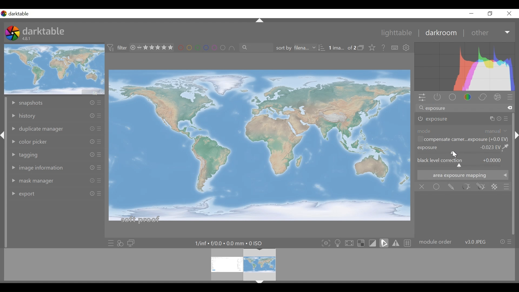 The width and height of the screenshot is (519, 292). I want to click on define shortcuts, so click(395, 48).